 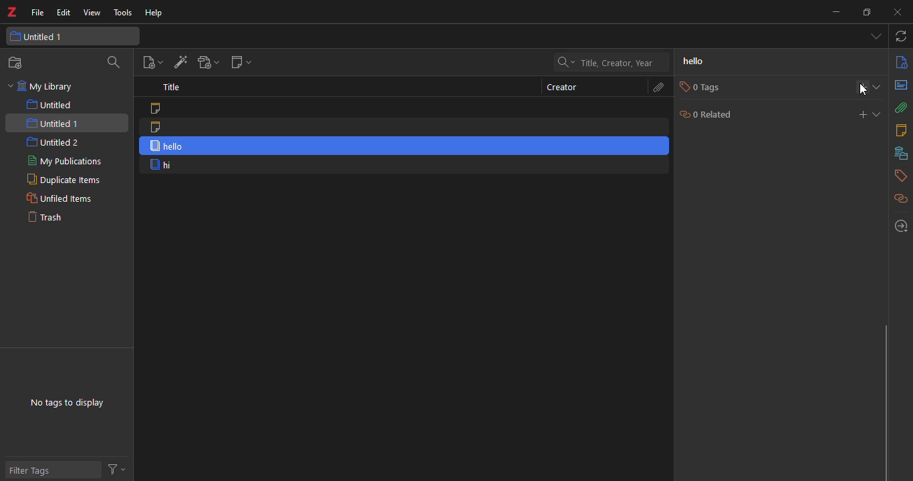 What do you see at coordinates (49, 105) in the screenshot?
I see `untitled` at bounding box center [49, 105].